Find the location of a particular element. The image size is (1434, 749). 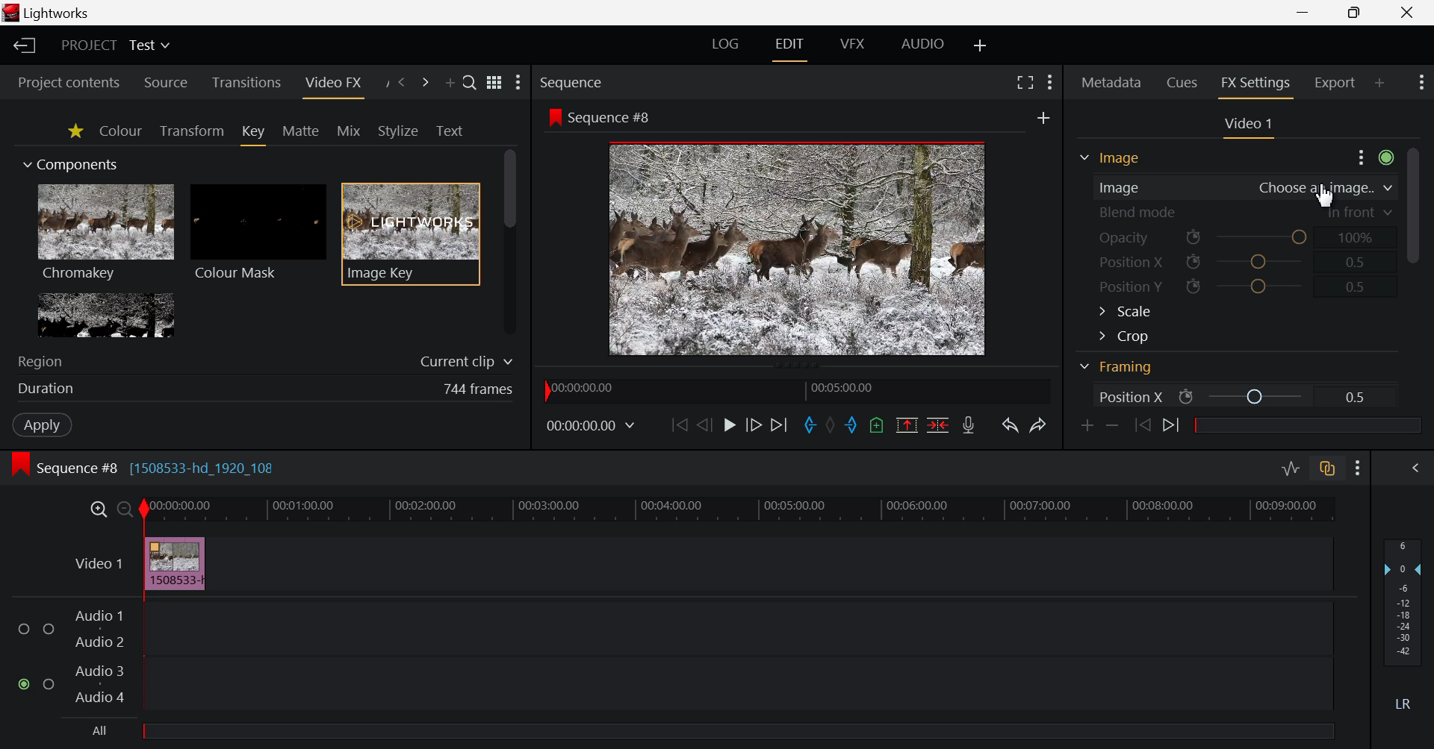

Go Forward is located at coordinates (754, 424).